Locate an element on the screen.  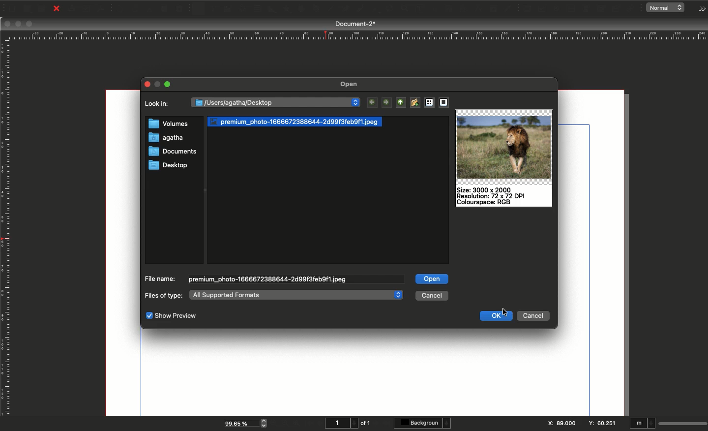
Previous is located at coordinates (374, 103).